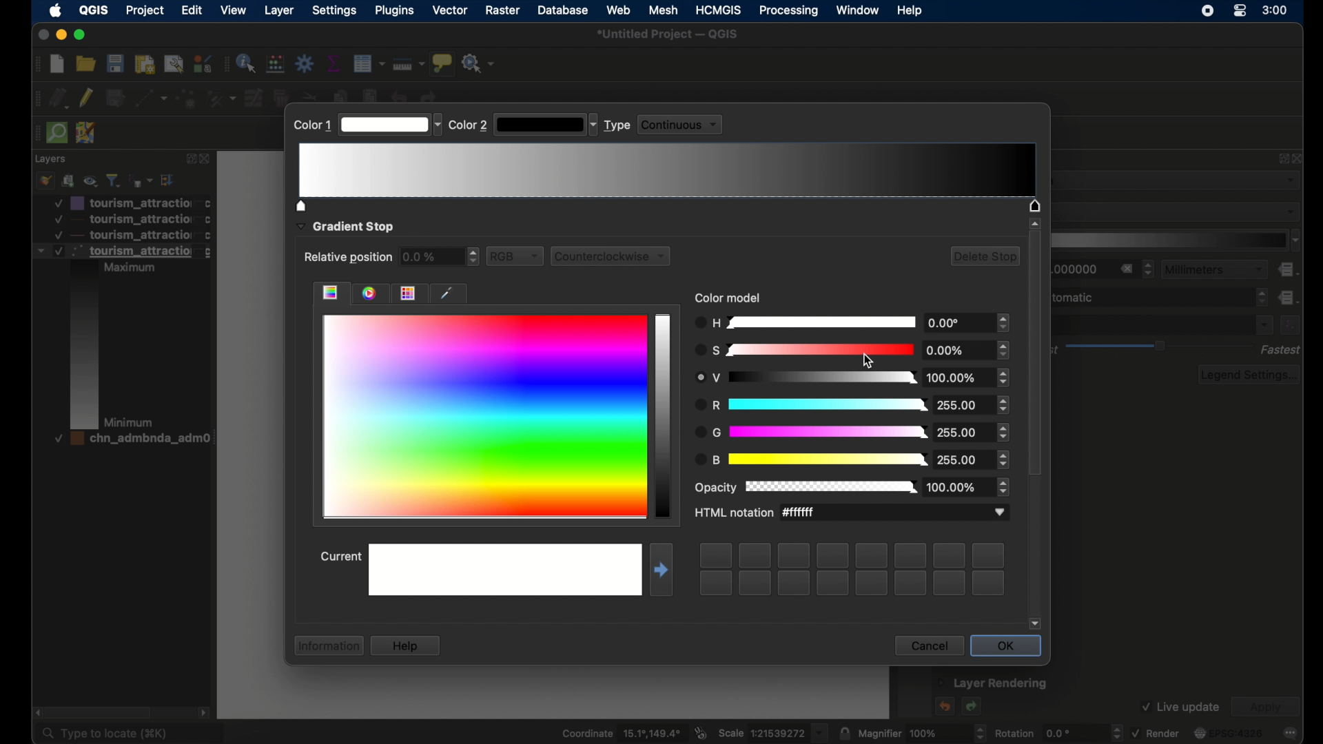 This screenshot has height=744, width=1323. Describe the element at coordinates (129, 734) in the screenshot. I see `type to locate` at that location.